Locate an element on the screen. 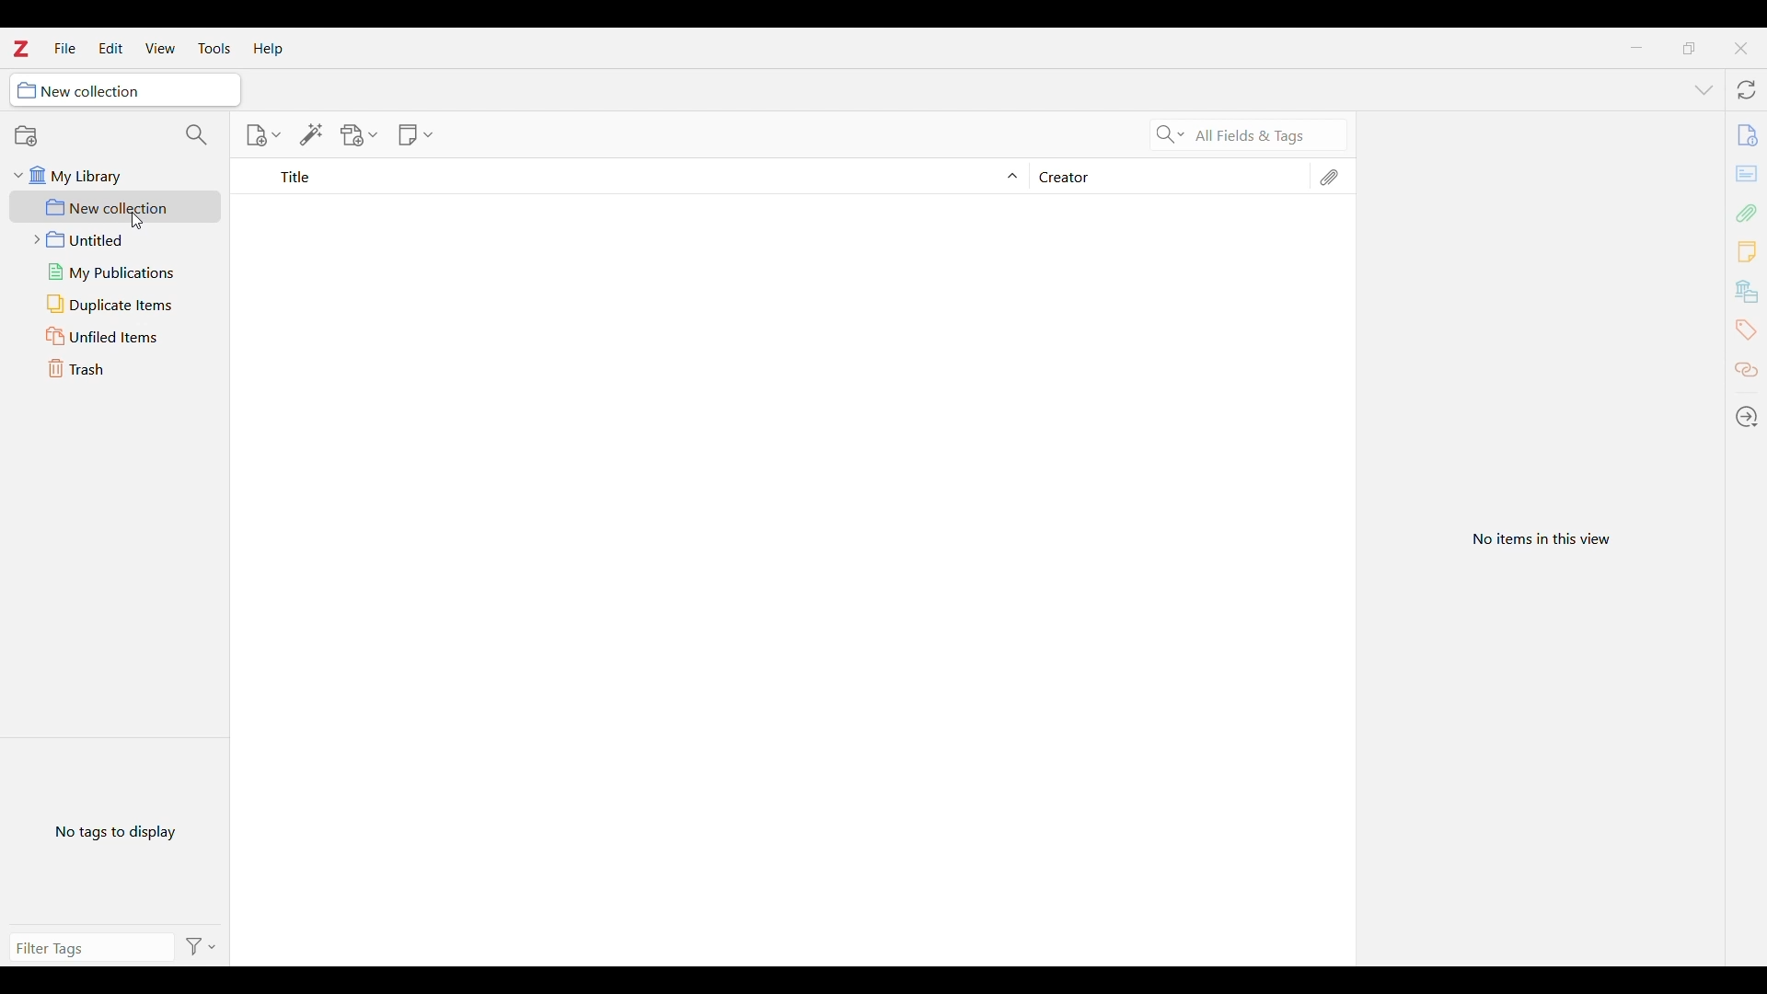 The height and width of the screenshot is (994, 1767). Cursor right clicking on New collection folder is located at coordinates (138, 220).